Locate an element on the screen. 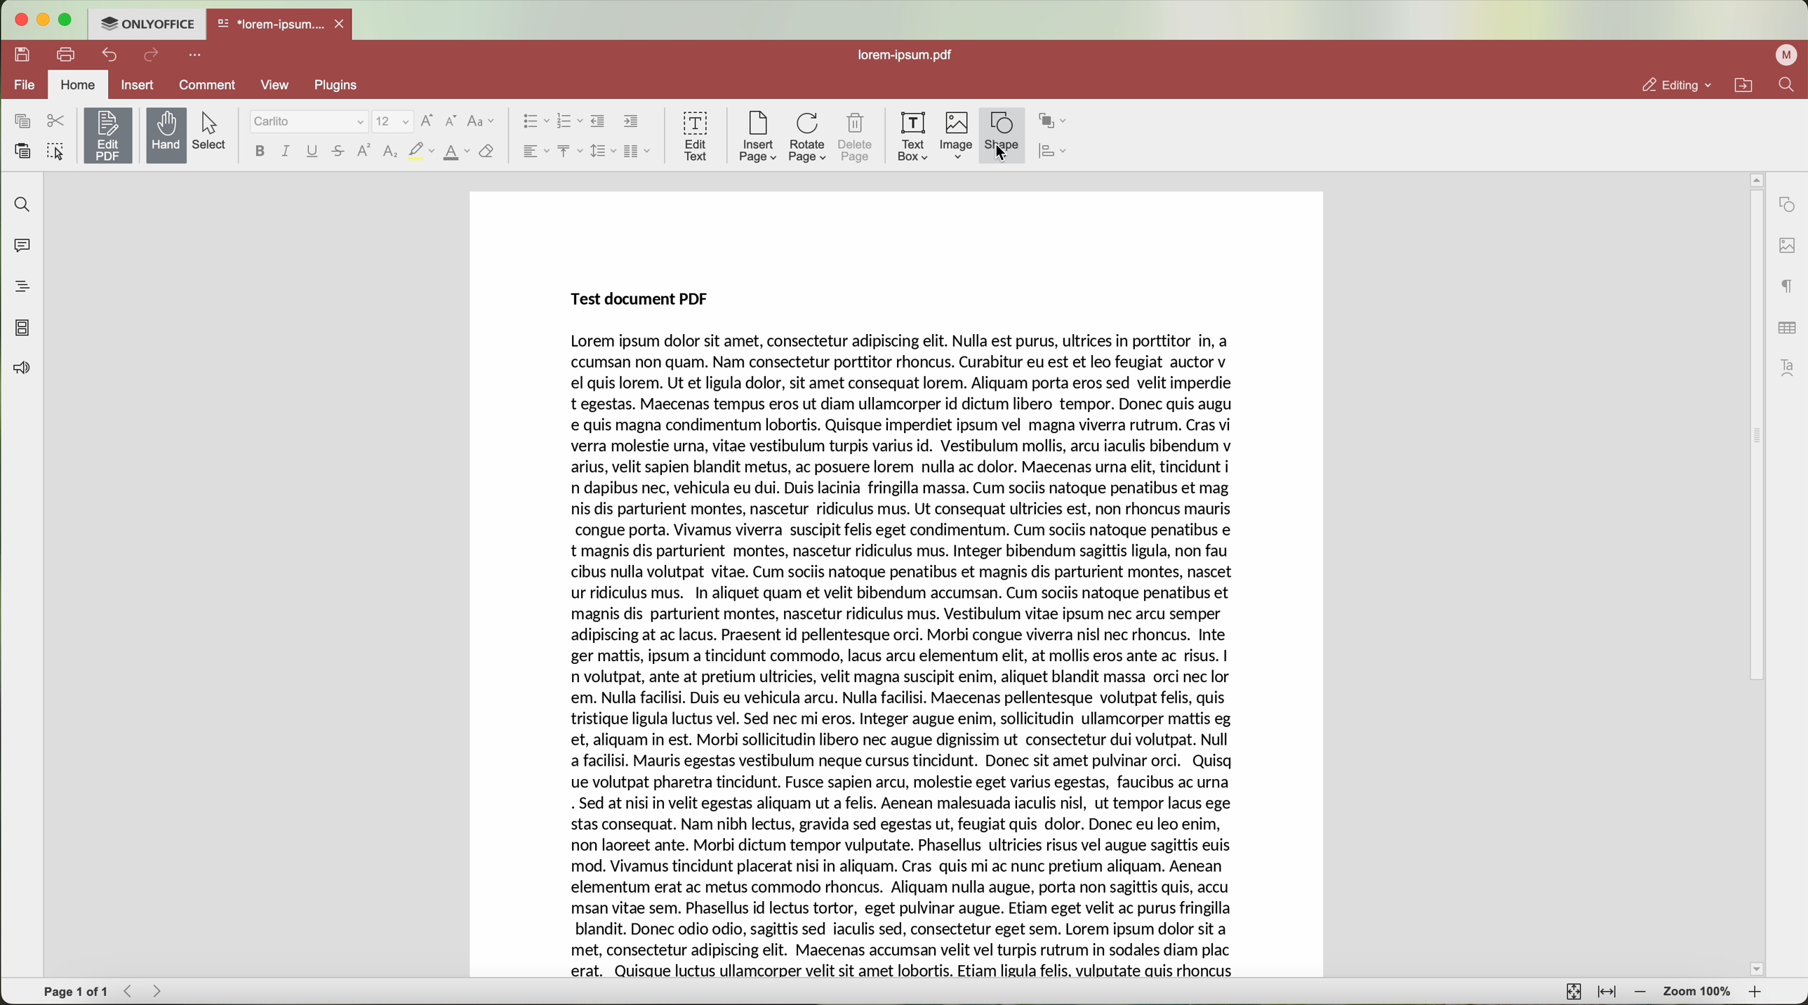 Image resolution: width=1808 pixels, height=1005 pixels. file is located at coordinates (24, 84).